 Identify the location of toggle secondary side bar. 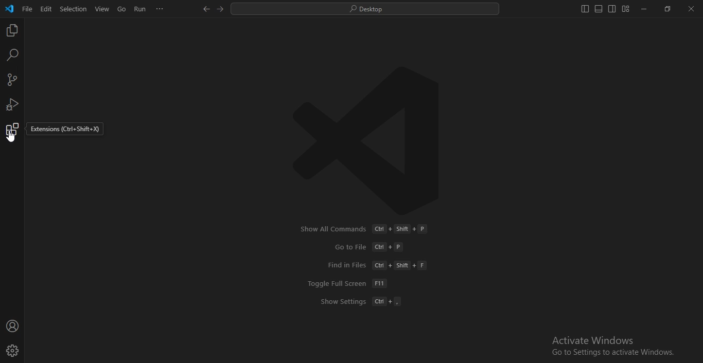
(612, 9).